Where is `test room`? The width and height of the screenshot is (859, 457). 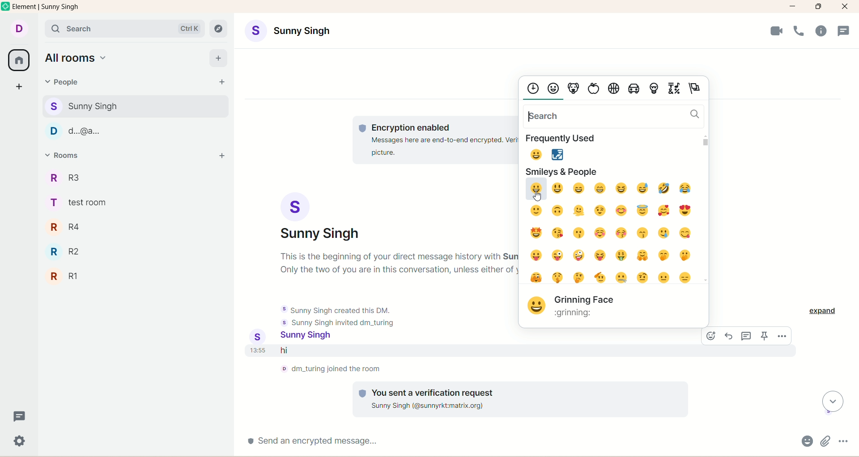
test room is located at coordinates (82, 203).